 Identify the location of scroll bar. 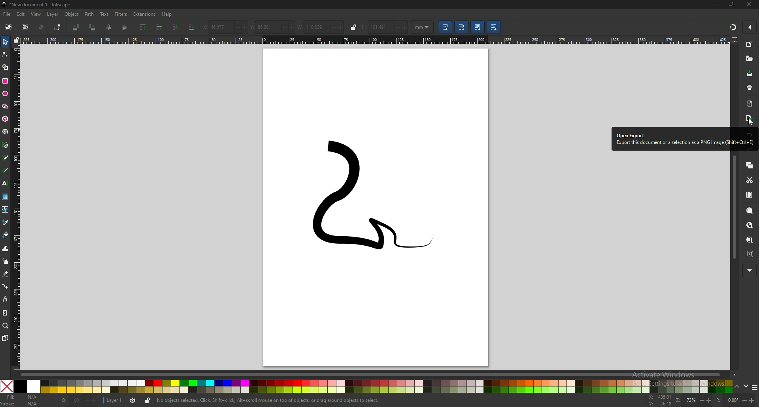
(734, 207).